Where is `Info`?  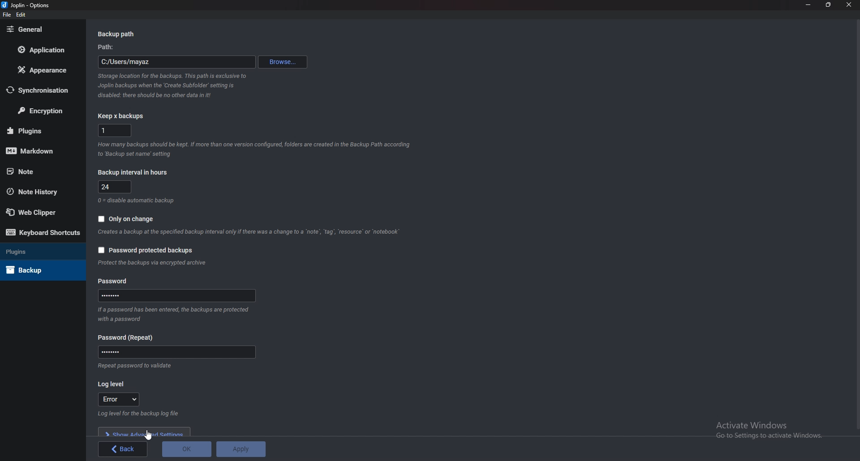 Info is located at coordinates (176, 314).